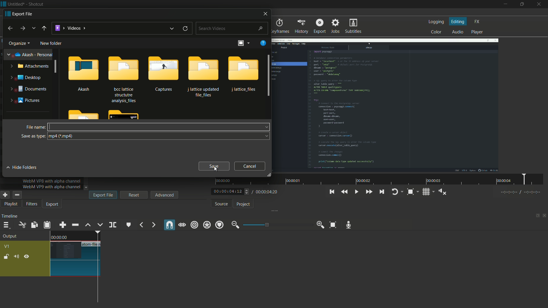  What do you see at coordinates (88, 225) in the screenshot?
I see `lift` at bounding box center [88, 225].